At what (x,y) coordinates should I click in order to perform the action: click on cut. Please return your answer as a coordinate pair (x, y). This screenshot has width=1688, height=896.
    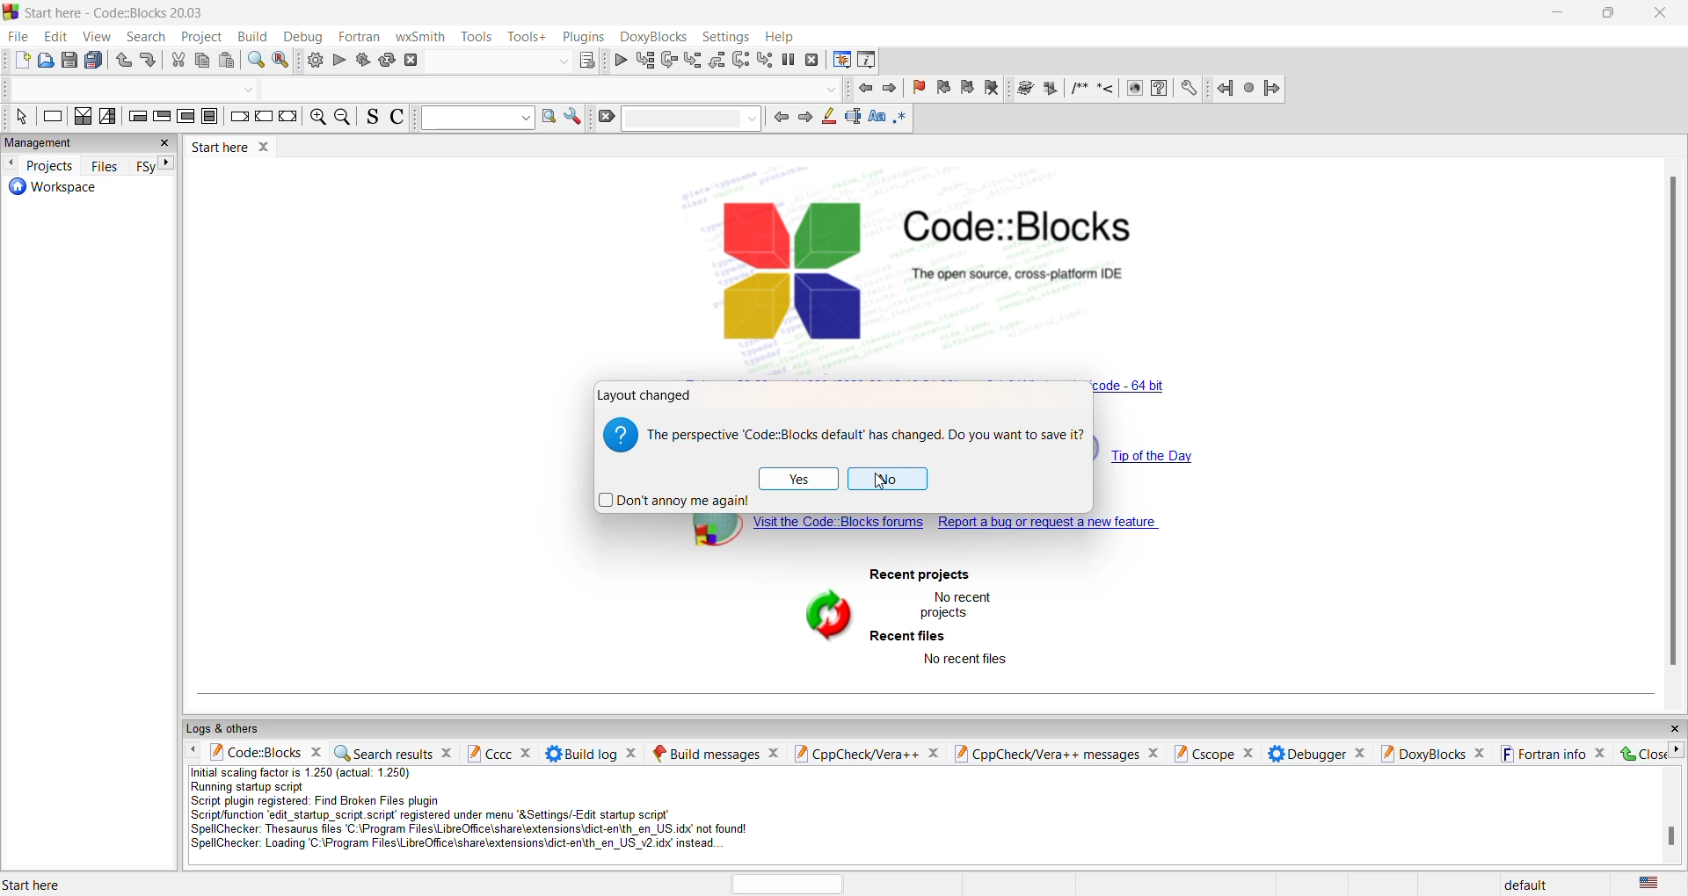
    Looking at the image, I should click on (178, 61).